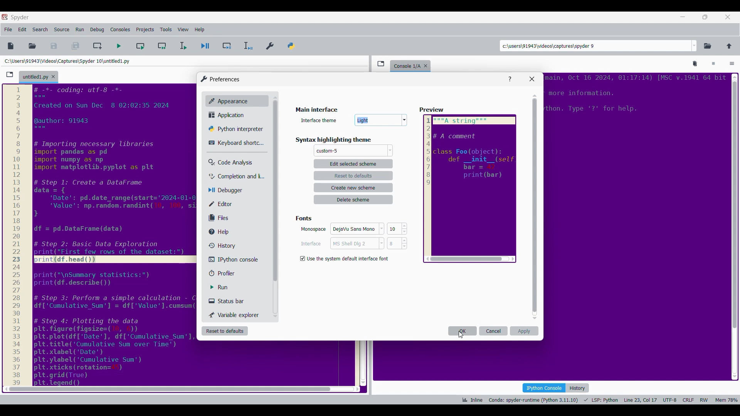 The width and height of the screenshot is (740, 416). Describe the element at coordinates (695, 64) in the screenshot. I see `Remove all variables from namespace` at that location.